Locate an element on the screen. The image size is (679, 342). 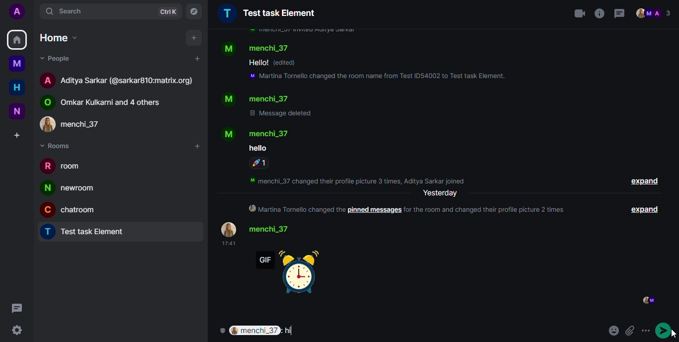
text is located at coordinates (257, 148).